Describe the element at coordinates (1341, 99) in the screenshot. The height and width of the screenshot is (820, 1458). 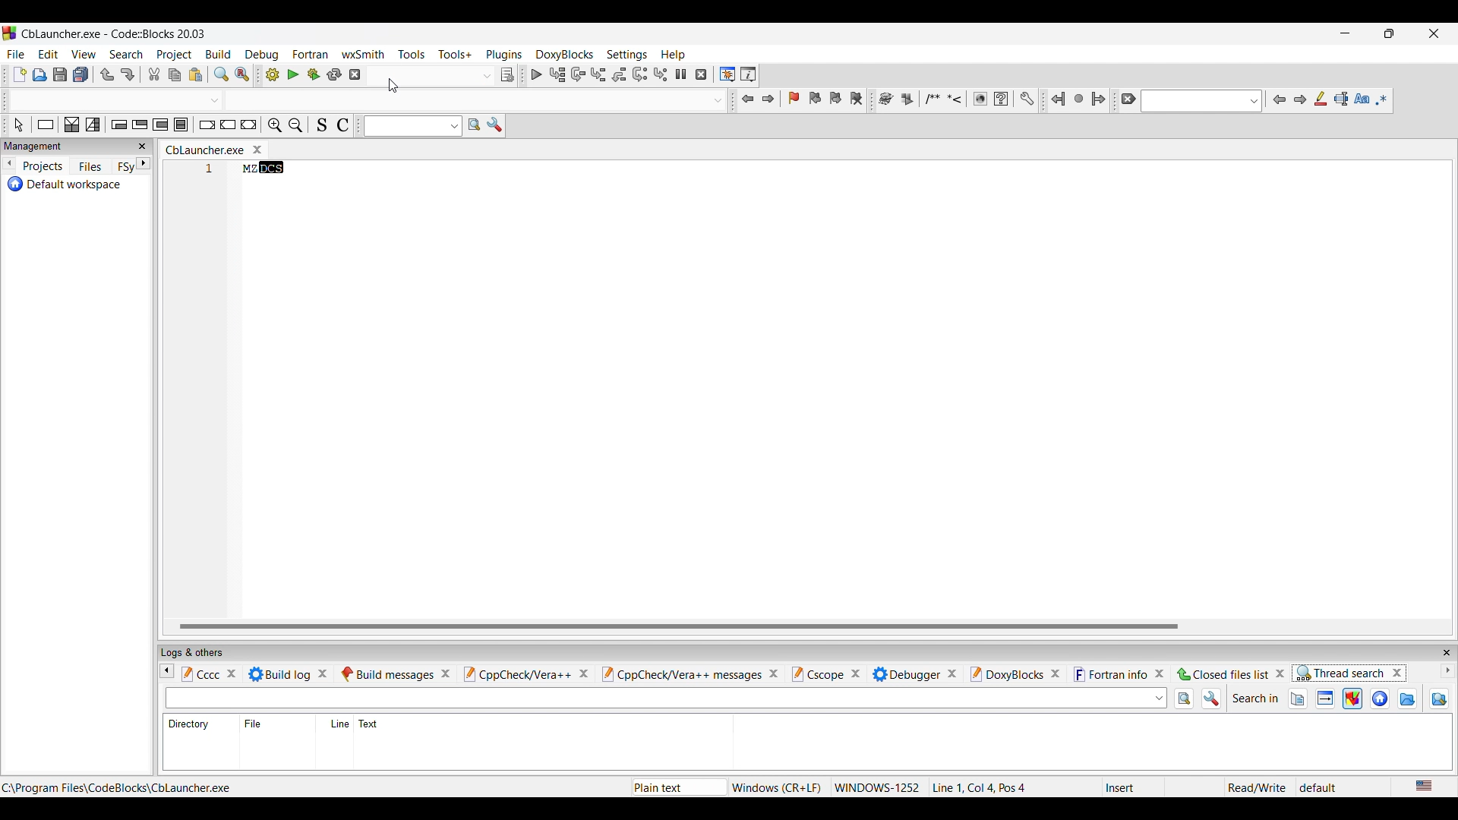
I see `Selected text` at that location.